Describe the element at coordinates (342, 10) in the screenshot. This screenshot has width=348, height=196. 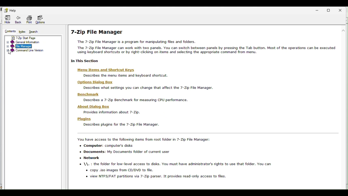
I see `Close ` at that location.